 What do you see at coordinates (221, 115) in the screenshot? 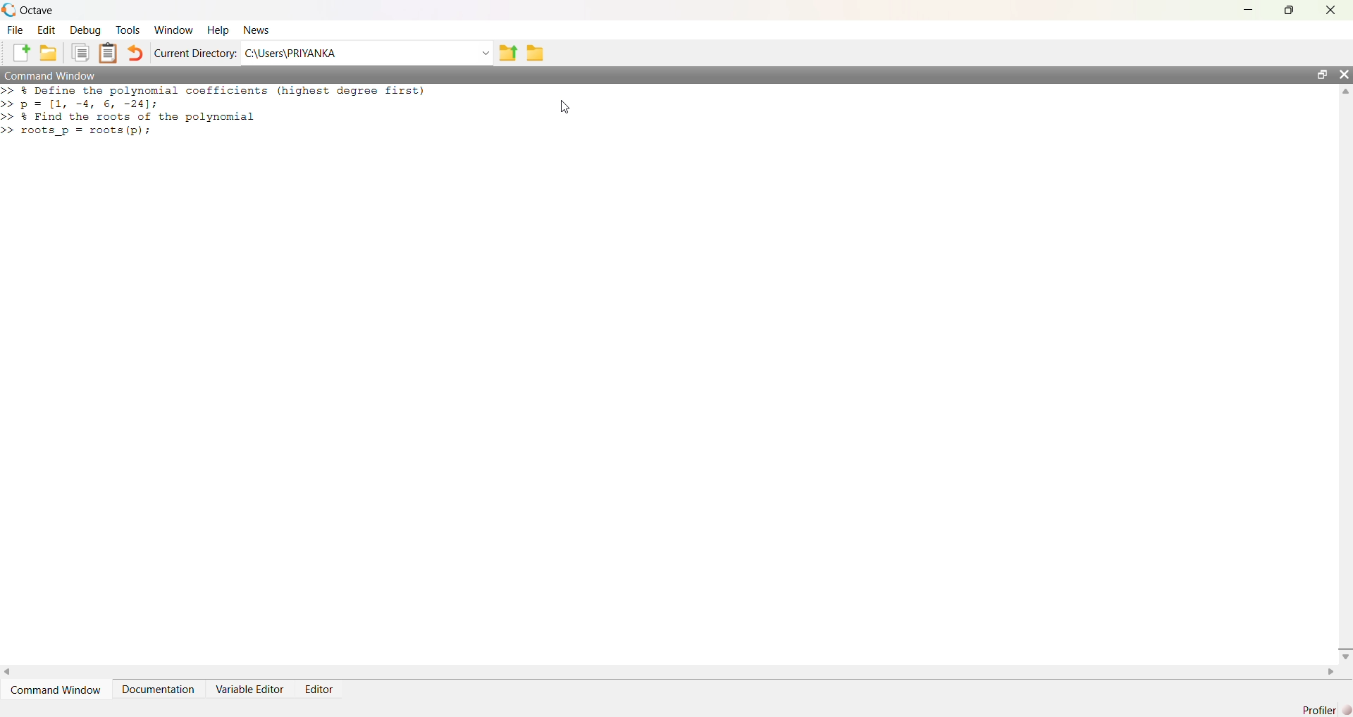
I see `>> Define the polynomial coefficients (highest degree first)= 1, -4, 6 -24];Find the roots of the polynomialoots_p = roots (p);` at bounding box center [221, 115].